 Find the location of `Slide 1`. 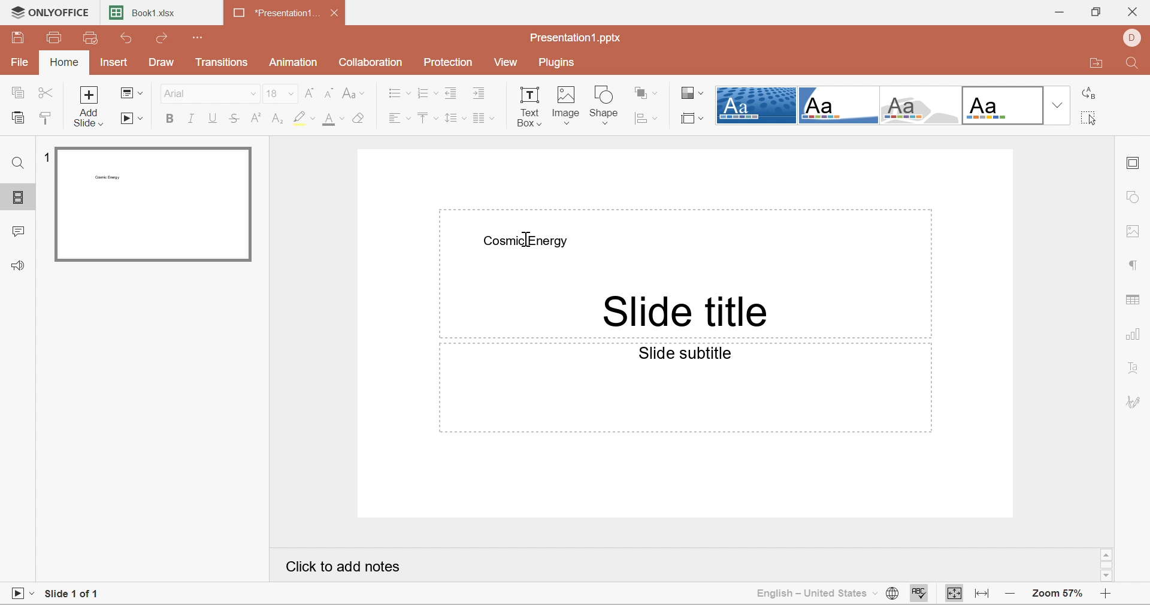

Slide 1 is located at coordinates (152, 205).